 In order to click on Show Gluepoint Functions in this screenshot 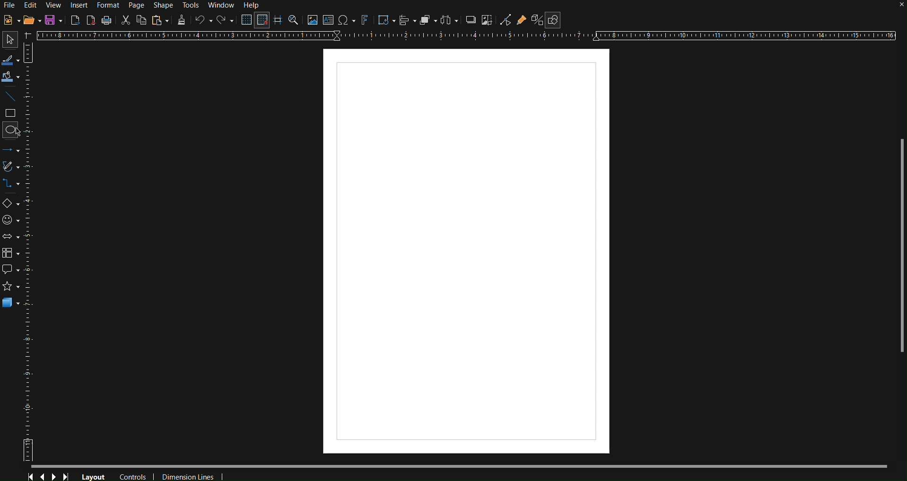, I will do `click(522, 21)`.